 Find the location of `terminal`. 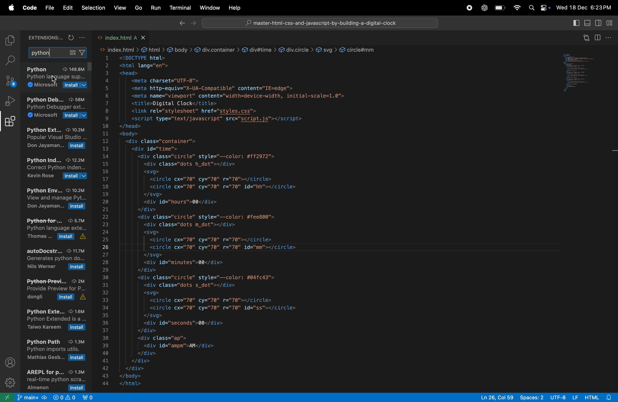

terminal is located at coordinates (179, 7).